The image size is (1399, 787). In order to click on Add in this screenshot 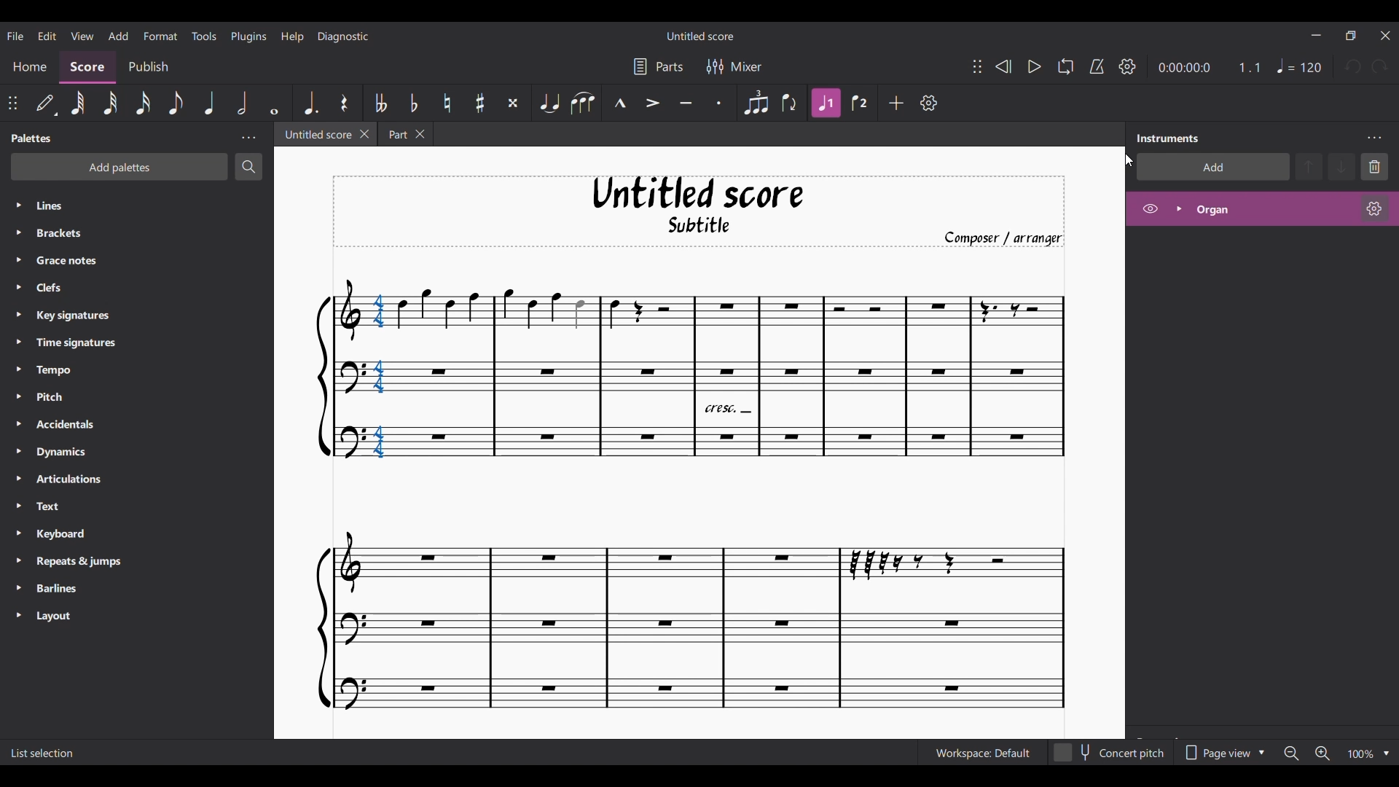, I will do `click(896, 103)`.